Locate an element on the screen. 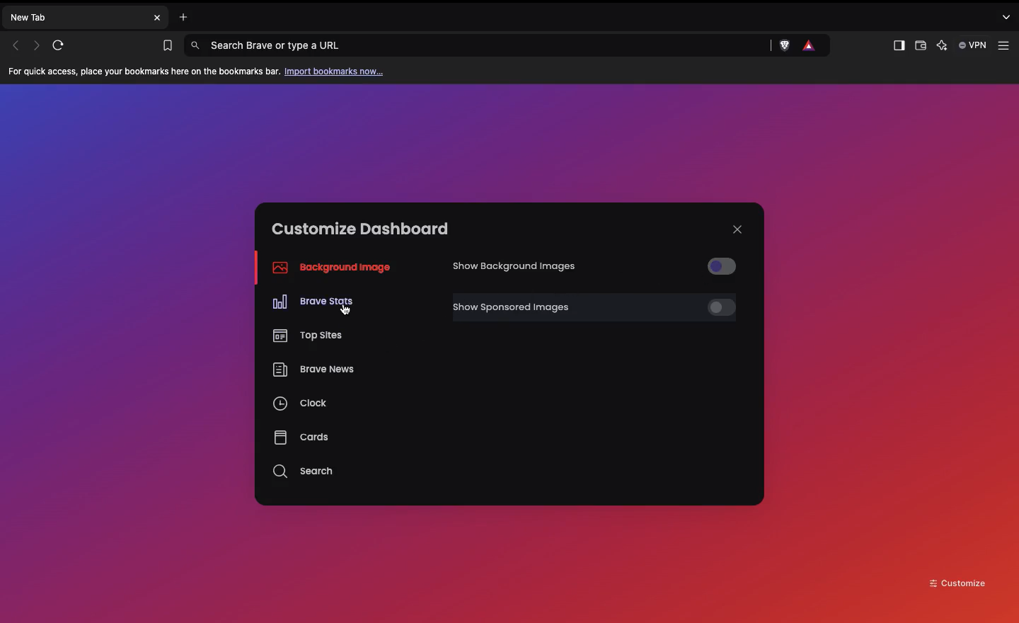 The height and width of the screenshot is (623, 1019). For quick access, place your bookmarks here on the bookmarks bar. is located at coordinates (144, 72).